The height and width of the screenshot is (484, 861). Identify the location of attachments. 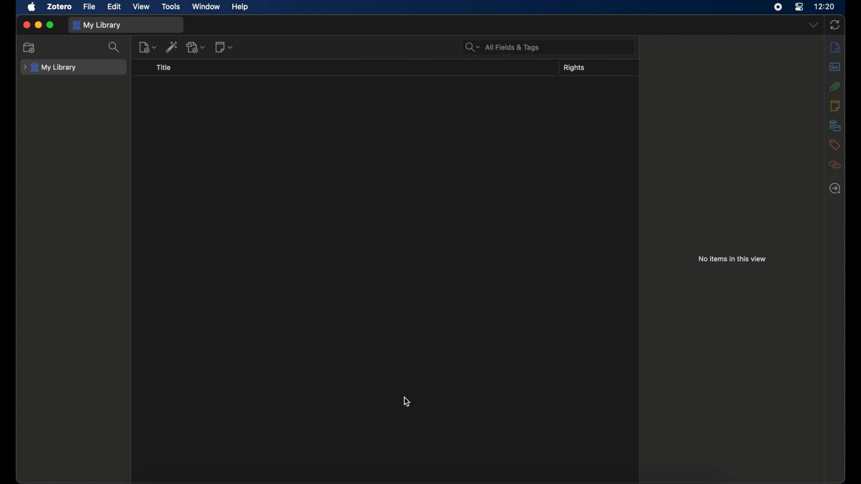
(834, 86).